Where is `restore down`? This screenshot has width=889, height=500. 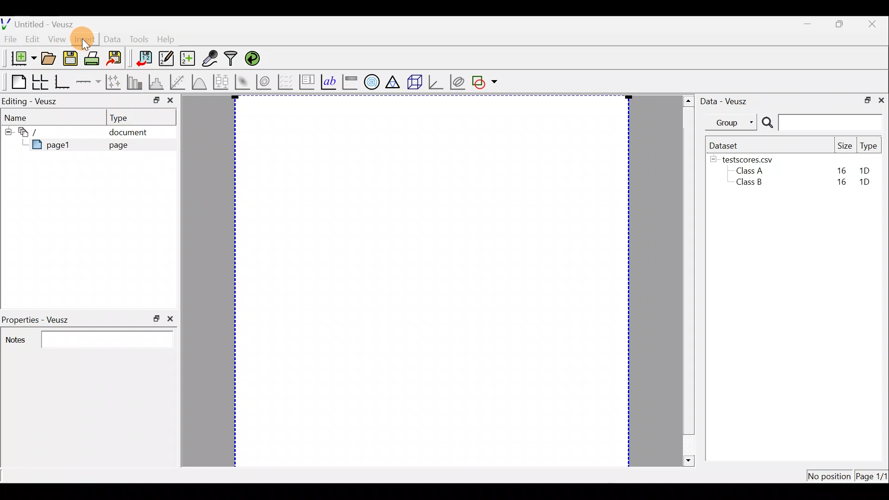
restore down is located at coordinates (154, 319).